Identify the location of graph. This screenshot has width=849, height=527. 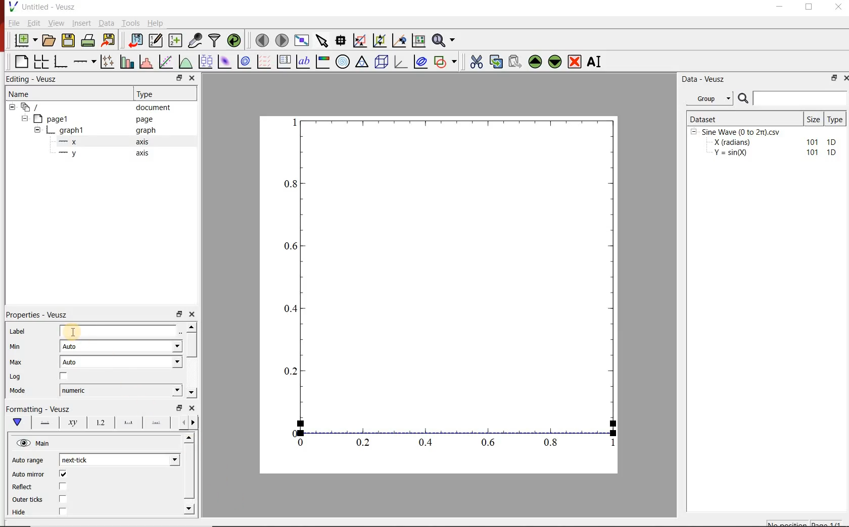
(145, 130).